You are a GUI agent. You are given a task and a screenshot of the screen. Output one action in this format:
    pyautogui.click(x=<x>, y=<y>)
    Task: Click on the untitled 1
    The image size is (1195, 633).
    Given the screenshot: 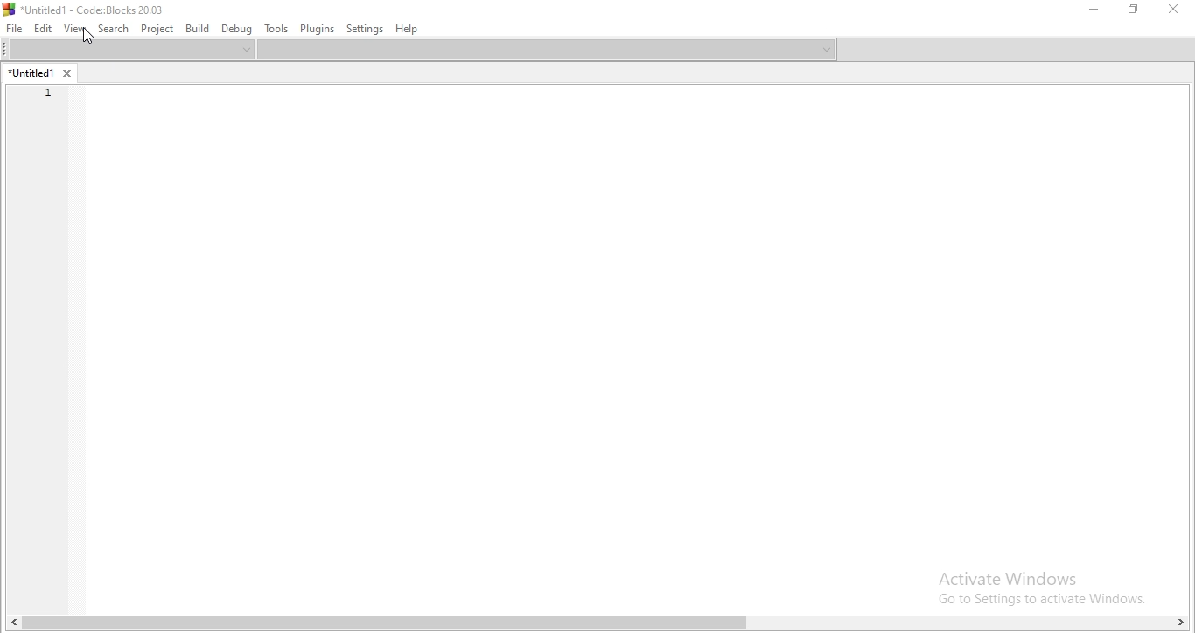 What is the action you would take?
    pyautogui.click(x=39, y=71)
    